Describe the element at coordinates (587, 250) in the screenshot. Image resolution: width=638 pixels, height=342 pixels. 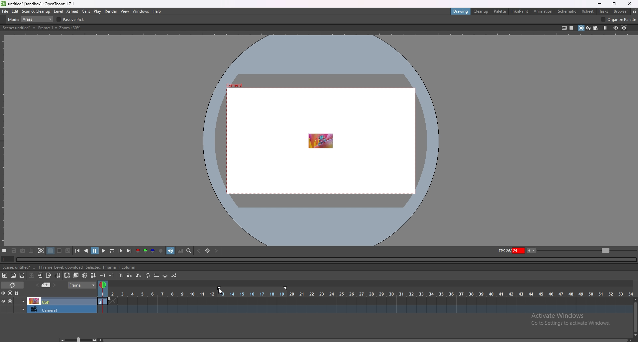
I see `zoom` at that location.